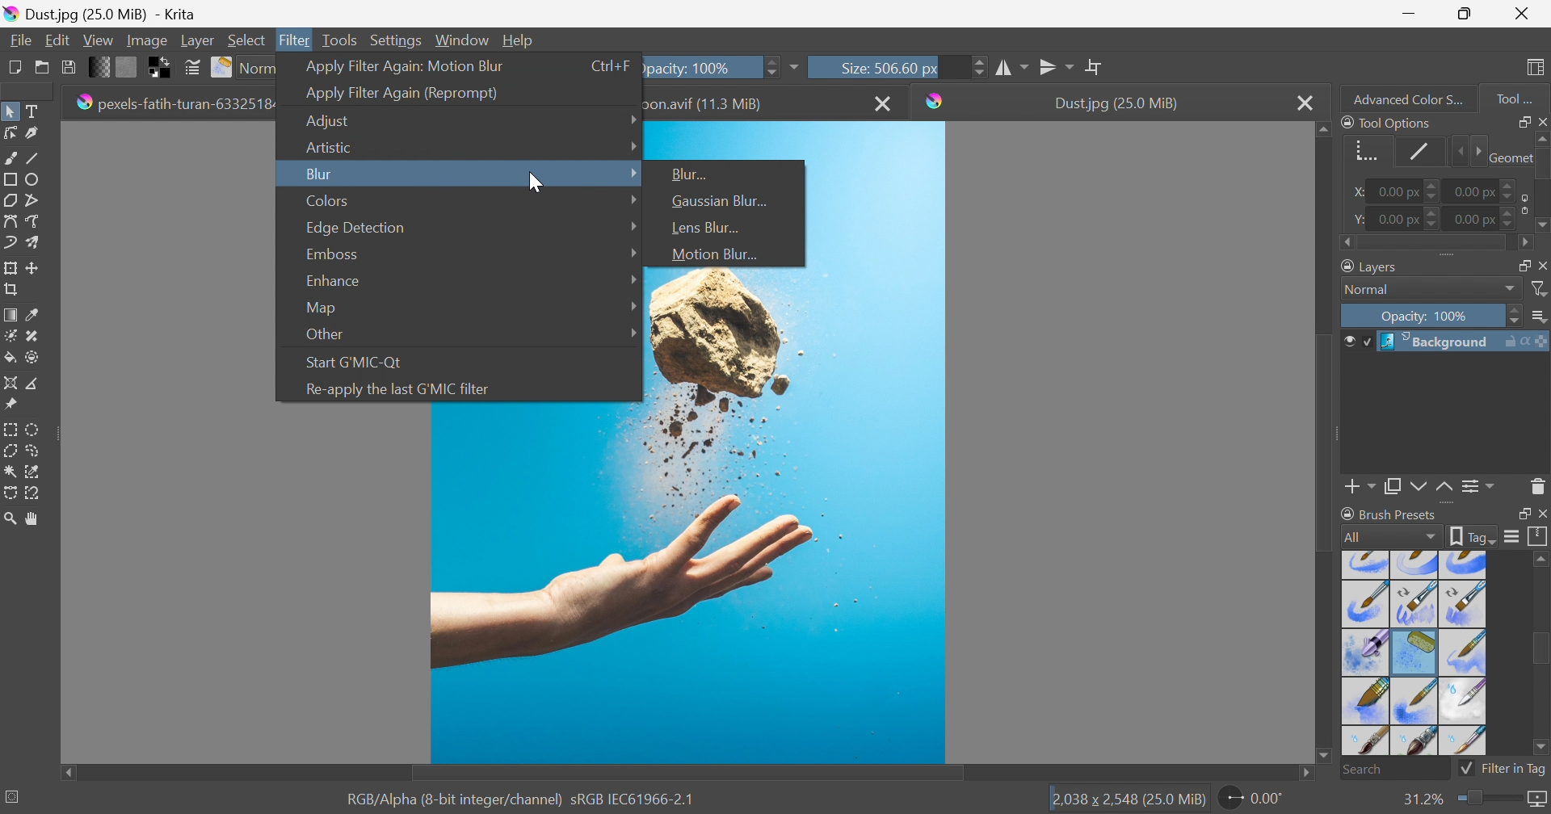  What do you see at coordinates (1116, 103) in the screenshot?
I see `Dust.jpg (25.0 MB)` at bounding box center [1116, 103].